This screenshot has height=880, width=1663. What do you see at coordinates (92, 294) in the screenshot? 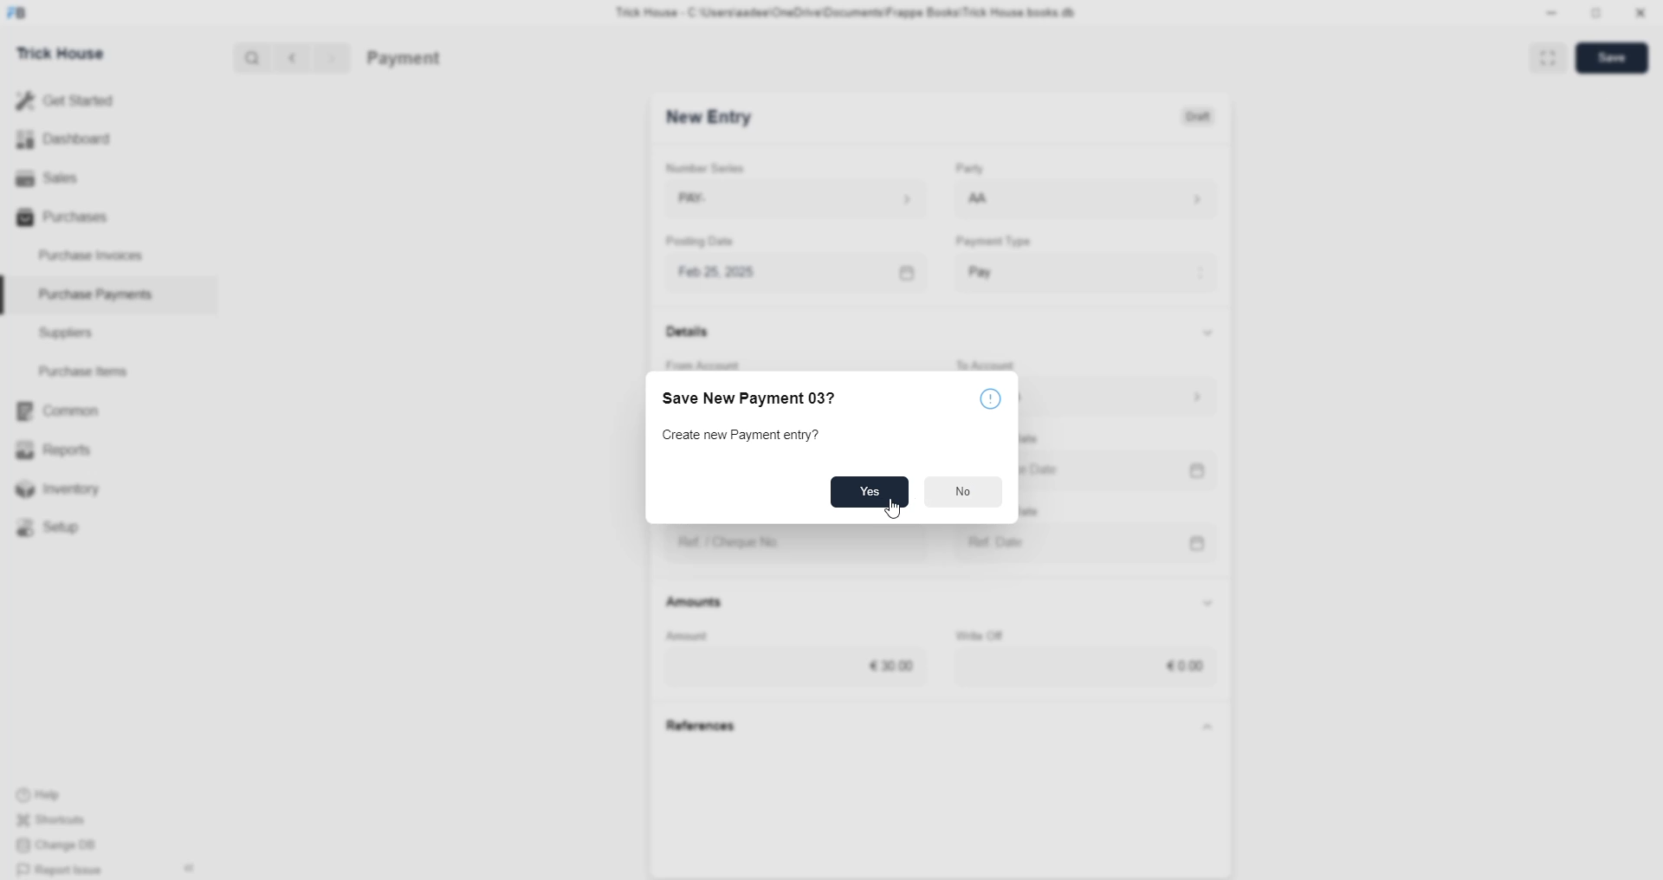
I see `Purchase PaymenTS` at bounding box center [92, 294].